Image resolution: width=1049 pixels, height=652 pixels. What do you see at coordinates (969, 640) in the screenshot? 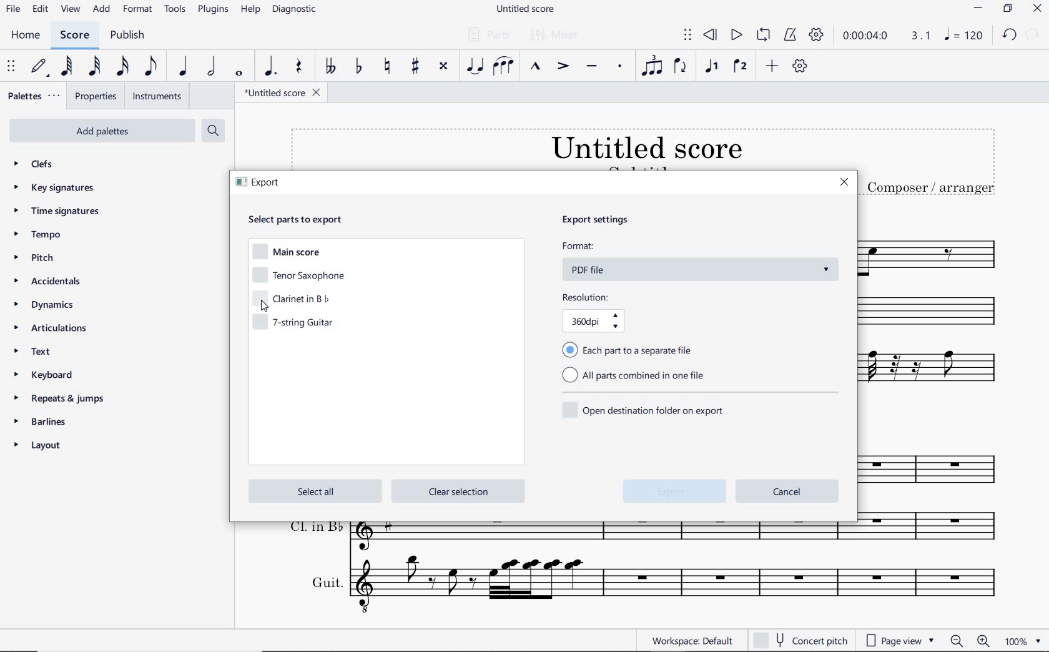
I see `zoom in or zoom out` at bounding box center [969, 640].